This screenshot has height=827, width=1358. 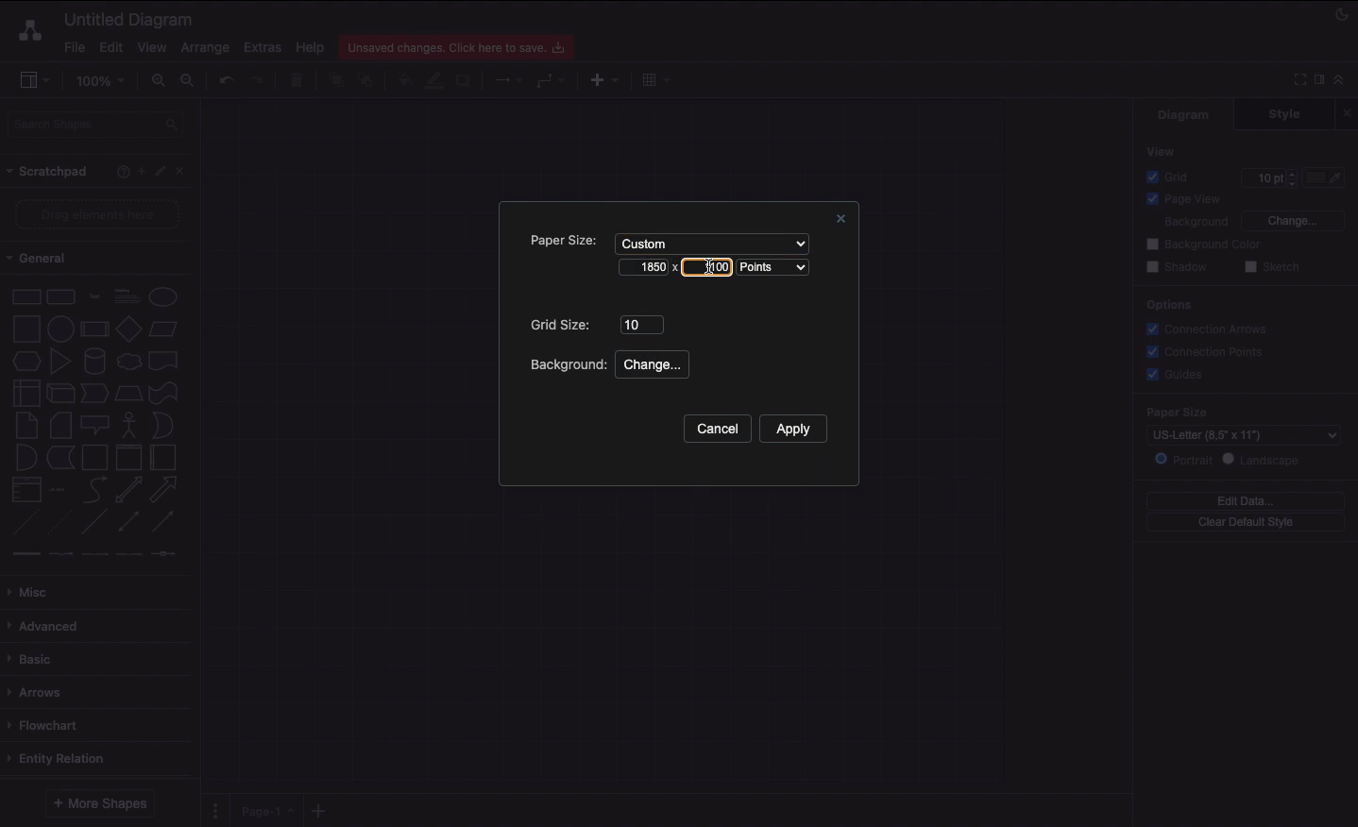 I want to click on Edit, so click(x=109, y=47).